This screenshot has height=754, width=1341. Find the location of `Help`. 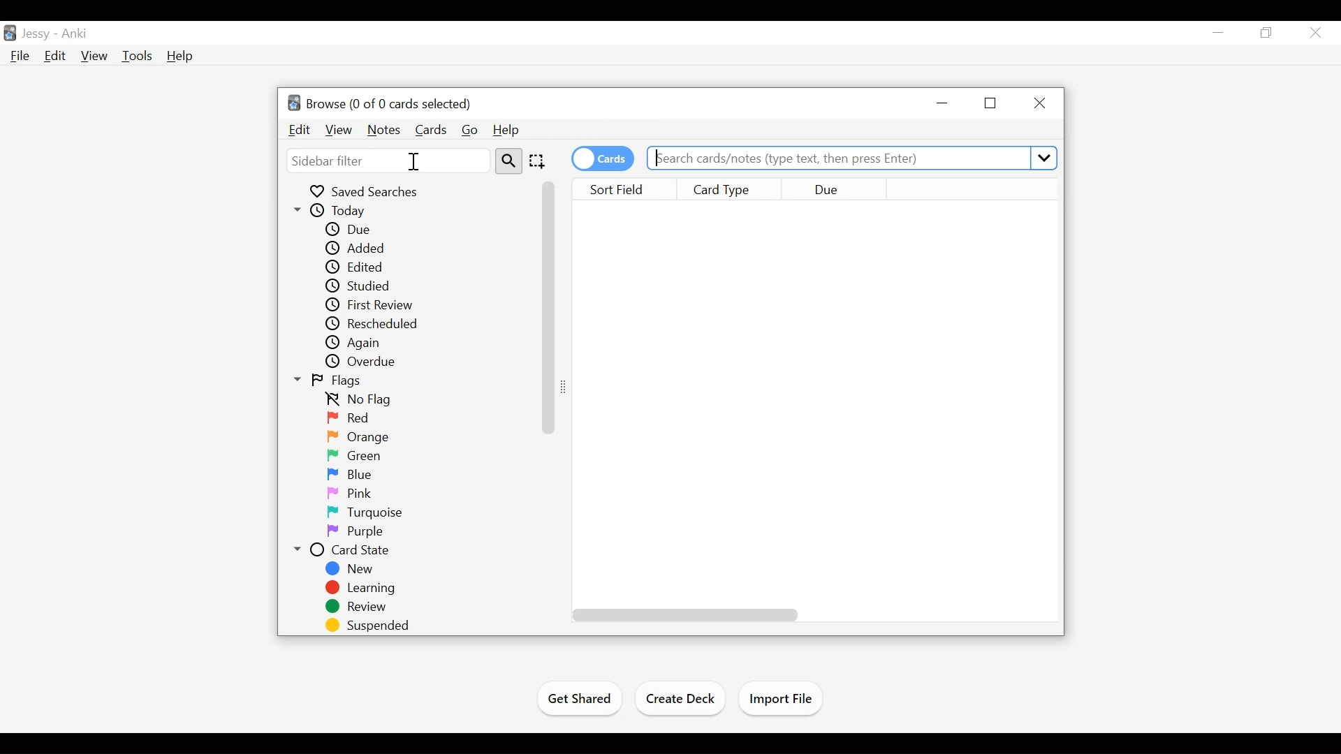

Help is located at coordinates (506, 128).